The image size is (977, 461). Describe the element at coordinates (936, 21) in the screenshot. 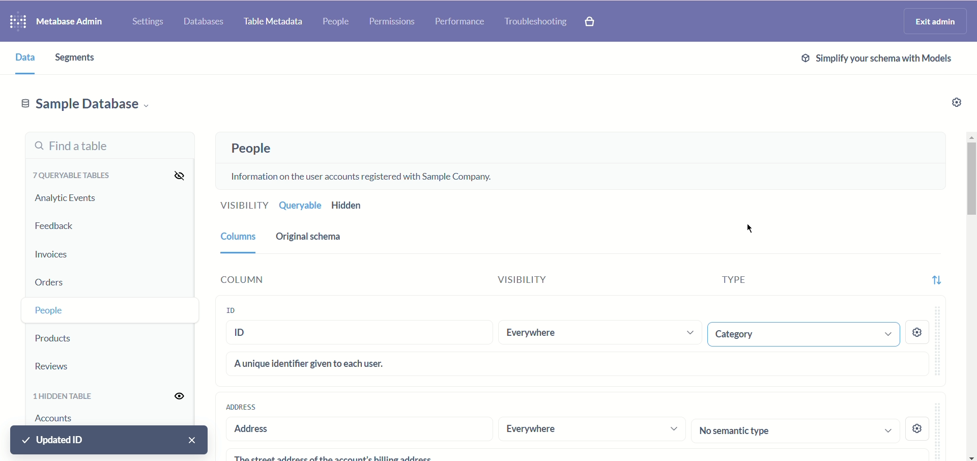

I see `Exit admin` at that location.